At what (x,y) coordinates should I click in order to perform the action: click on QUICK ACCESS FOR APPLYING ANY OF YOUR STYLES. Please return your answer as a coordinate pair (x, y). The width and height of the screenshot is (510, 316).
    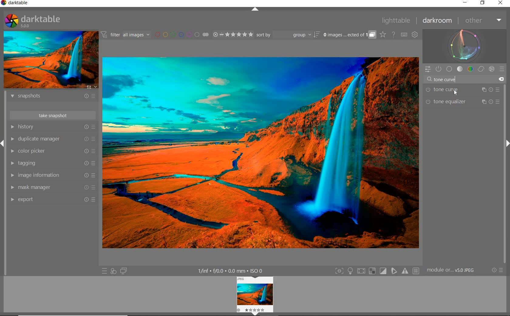
    Looking at the image, I should click on (113, 272).